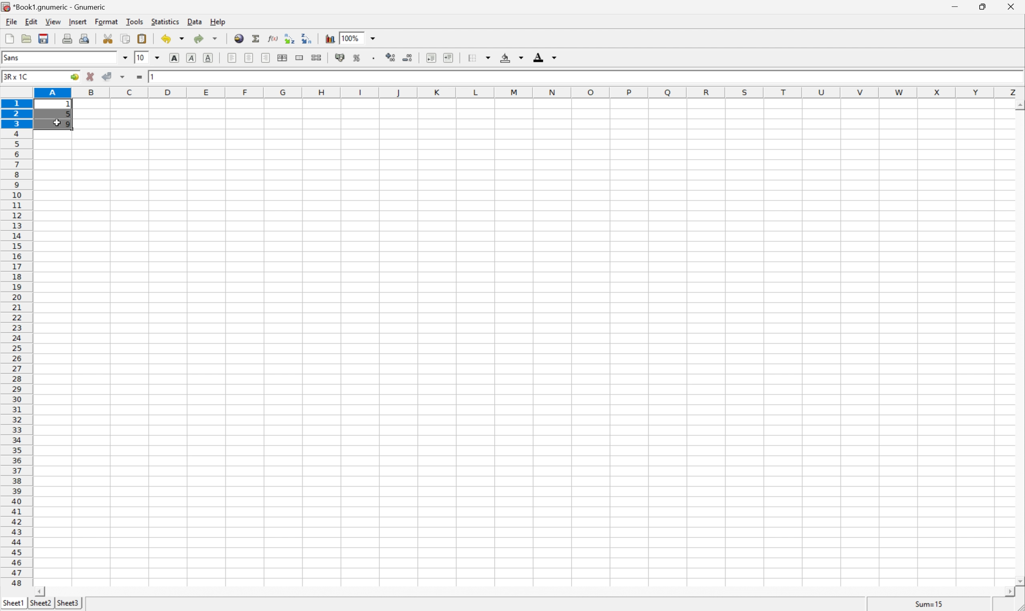 The width and height of the screenshot is (1025, 611). I want to click on format selection as percentage, so click(357, 58).